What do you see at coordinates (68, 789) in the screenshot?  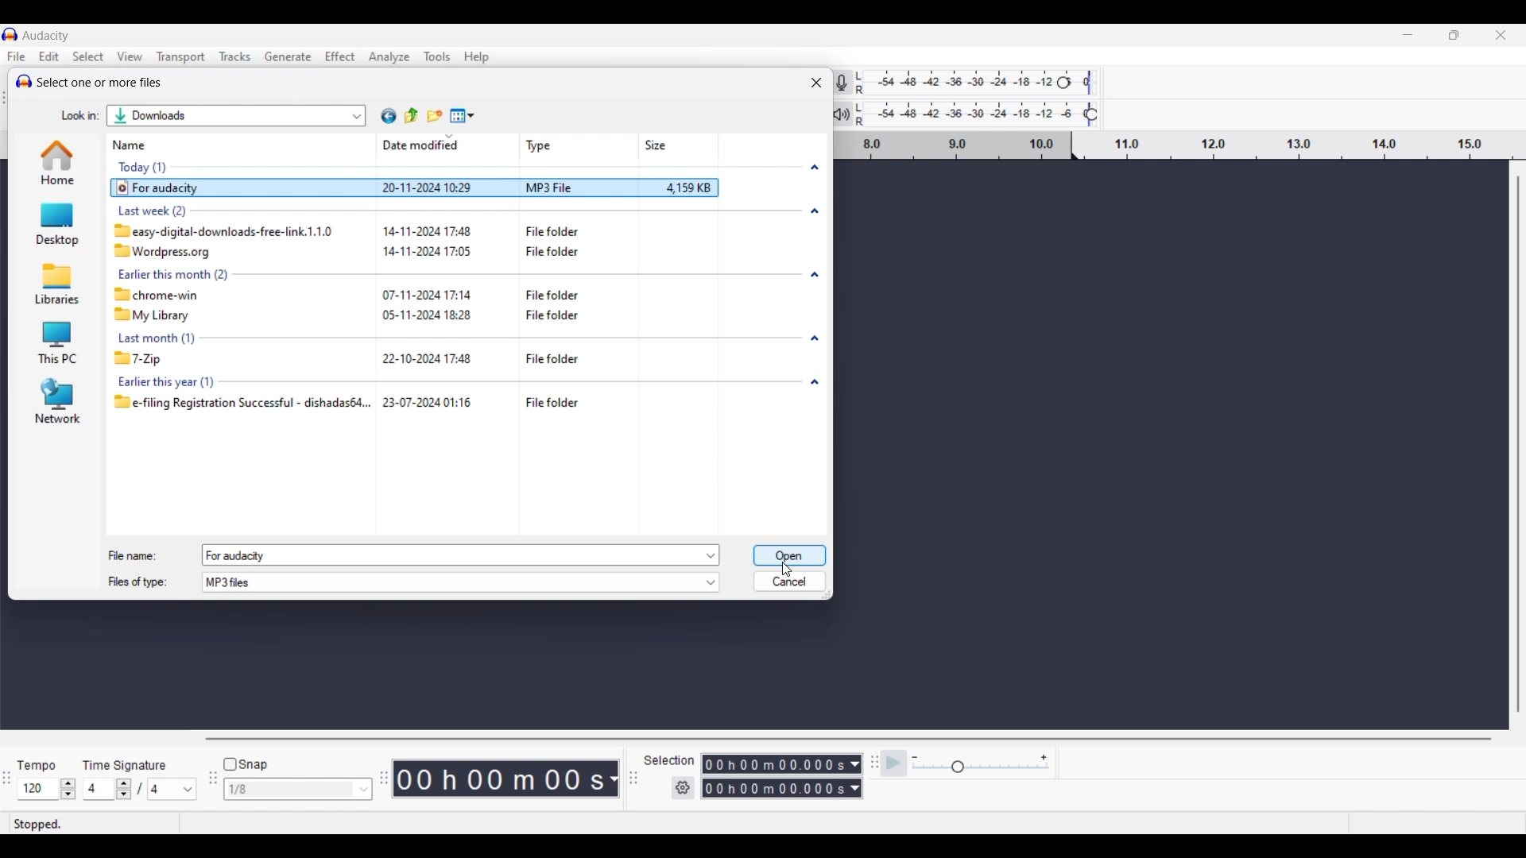 I see `Increase/Decrease tempo` at bounding box center [68, 789].